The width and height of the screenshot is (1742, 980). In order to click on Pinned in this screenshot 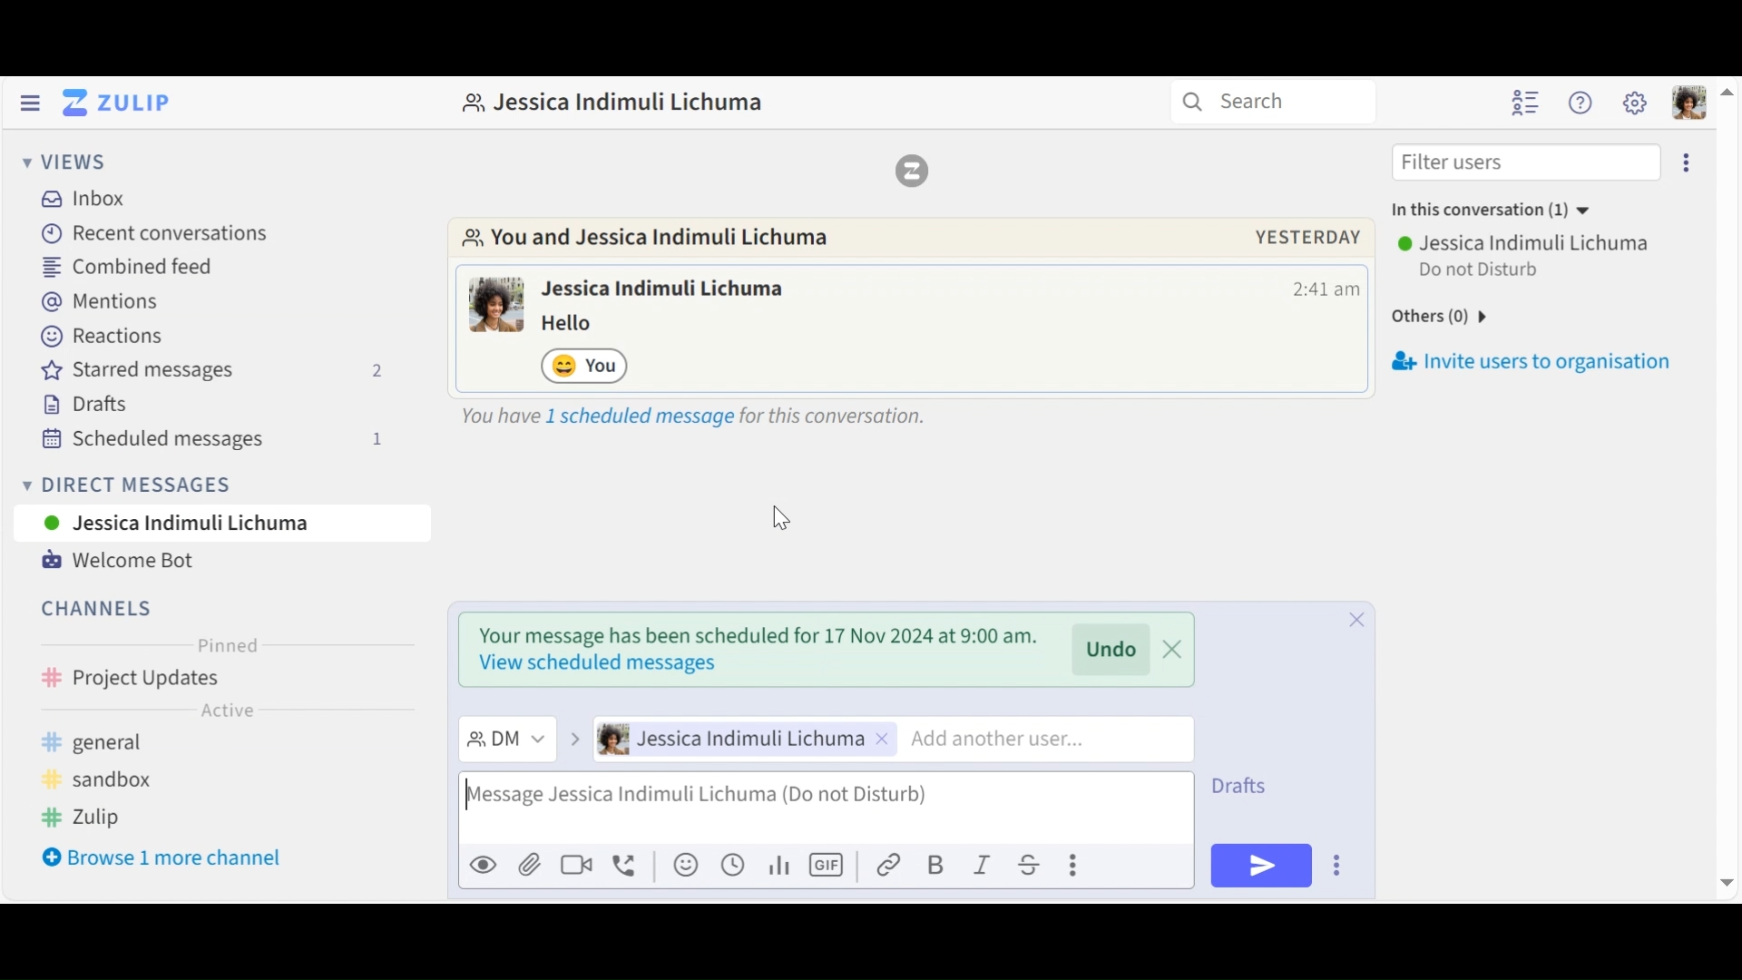, I will do `click(228, 646)`.